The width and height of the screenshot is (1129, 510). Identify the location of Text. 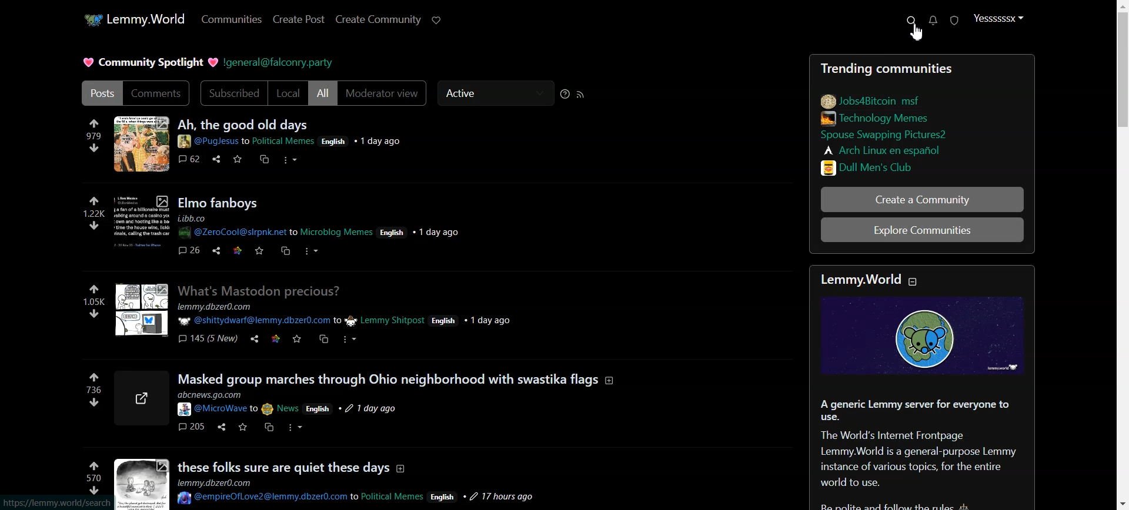
(148, 62).